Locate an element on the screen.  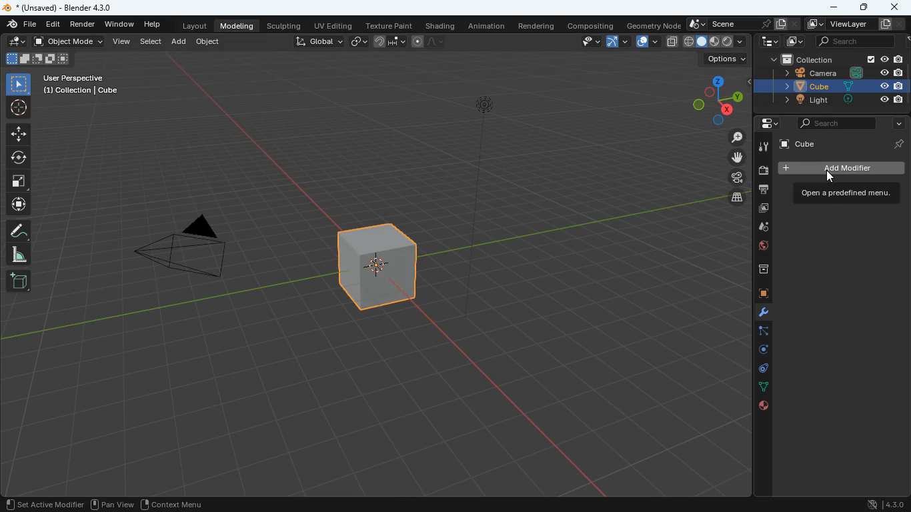
cube is located at coordinates (840, 87).